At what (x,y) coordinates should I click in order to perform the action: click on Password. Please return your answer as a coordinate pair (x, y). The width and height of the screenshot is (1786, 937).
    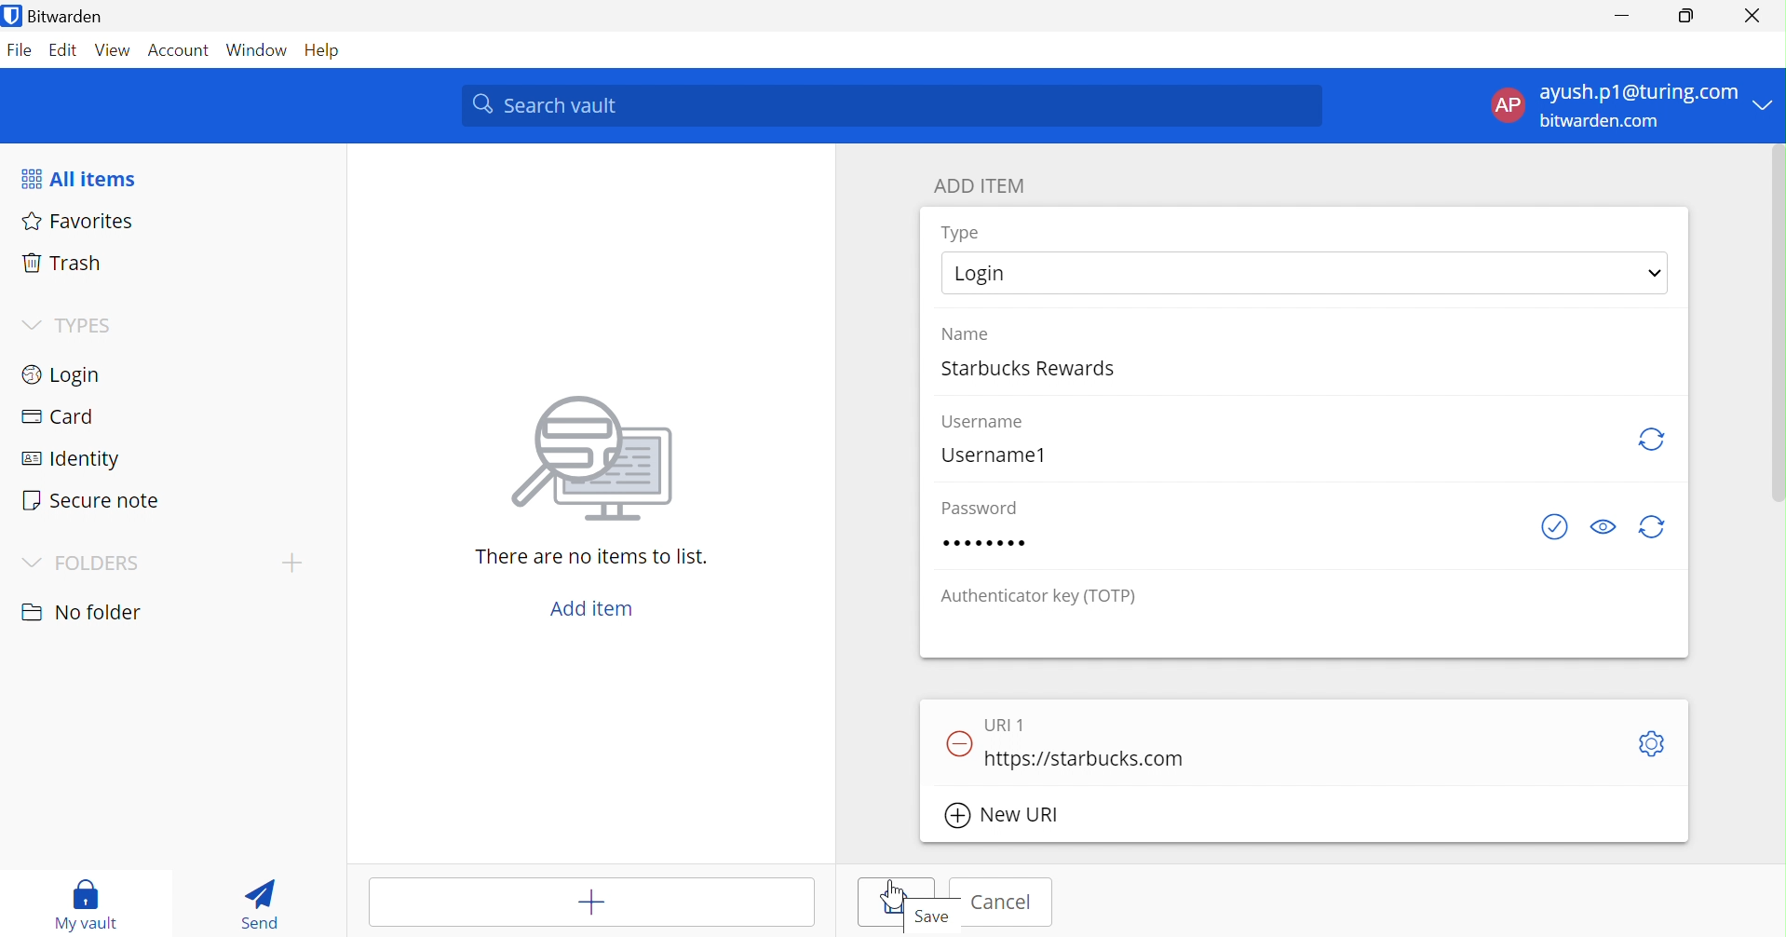
    Looking at the image, I should click on (979, 509).